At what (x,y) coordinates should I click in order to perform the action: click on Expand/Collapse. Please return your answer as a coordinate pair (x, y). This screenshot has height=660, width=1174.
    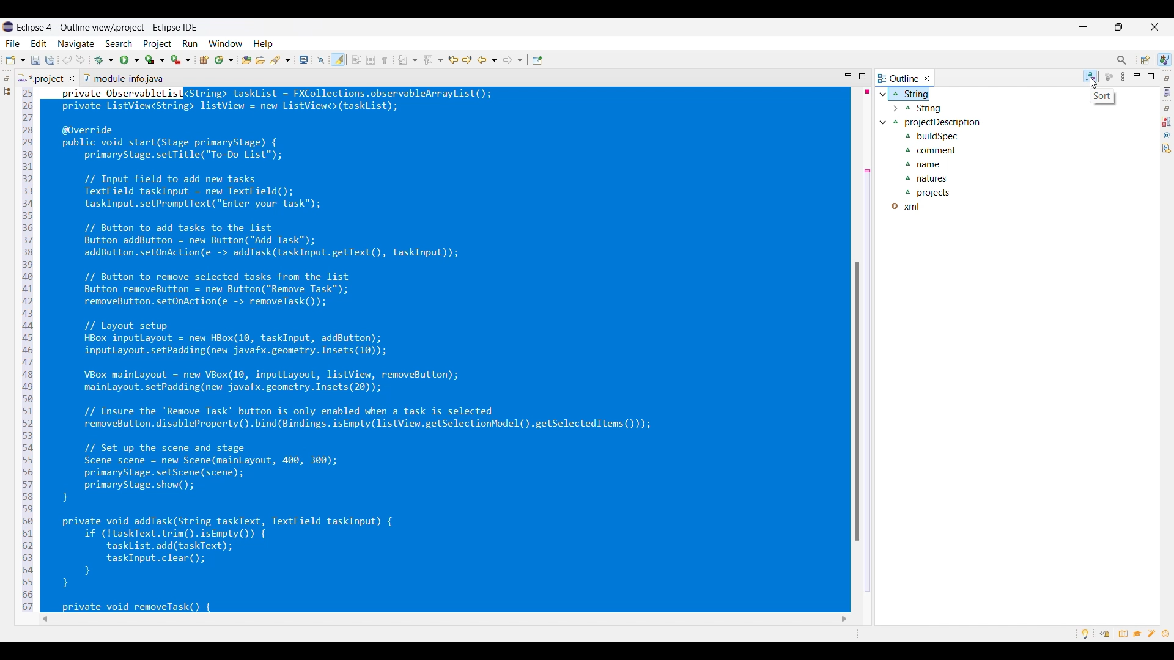
    Looking at the image, I should click on (888, 109).